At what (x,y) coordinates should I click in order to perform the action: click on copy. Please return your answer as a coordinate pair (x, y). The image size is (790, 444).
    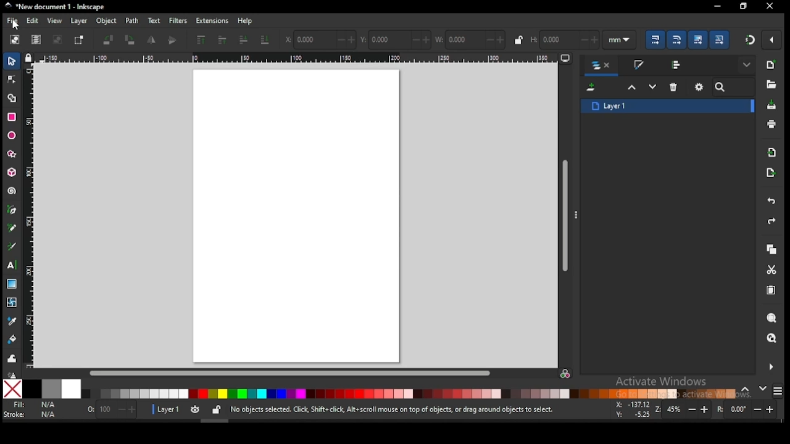
    Looking at the image, I should click on (771, 250).